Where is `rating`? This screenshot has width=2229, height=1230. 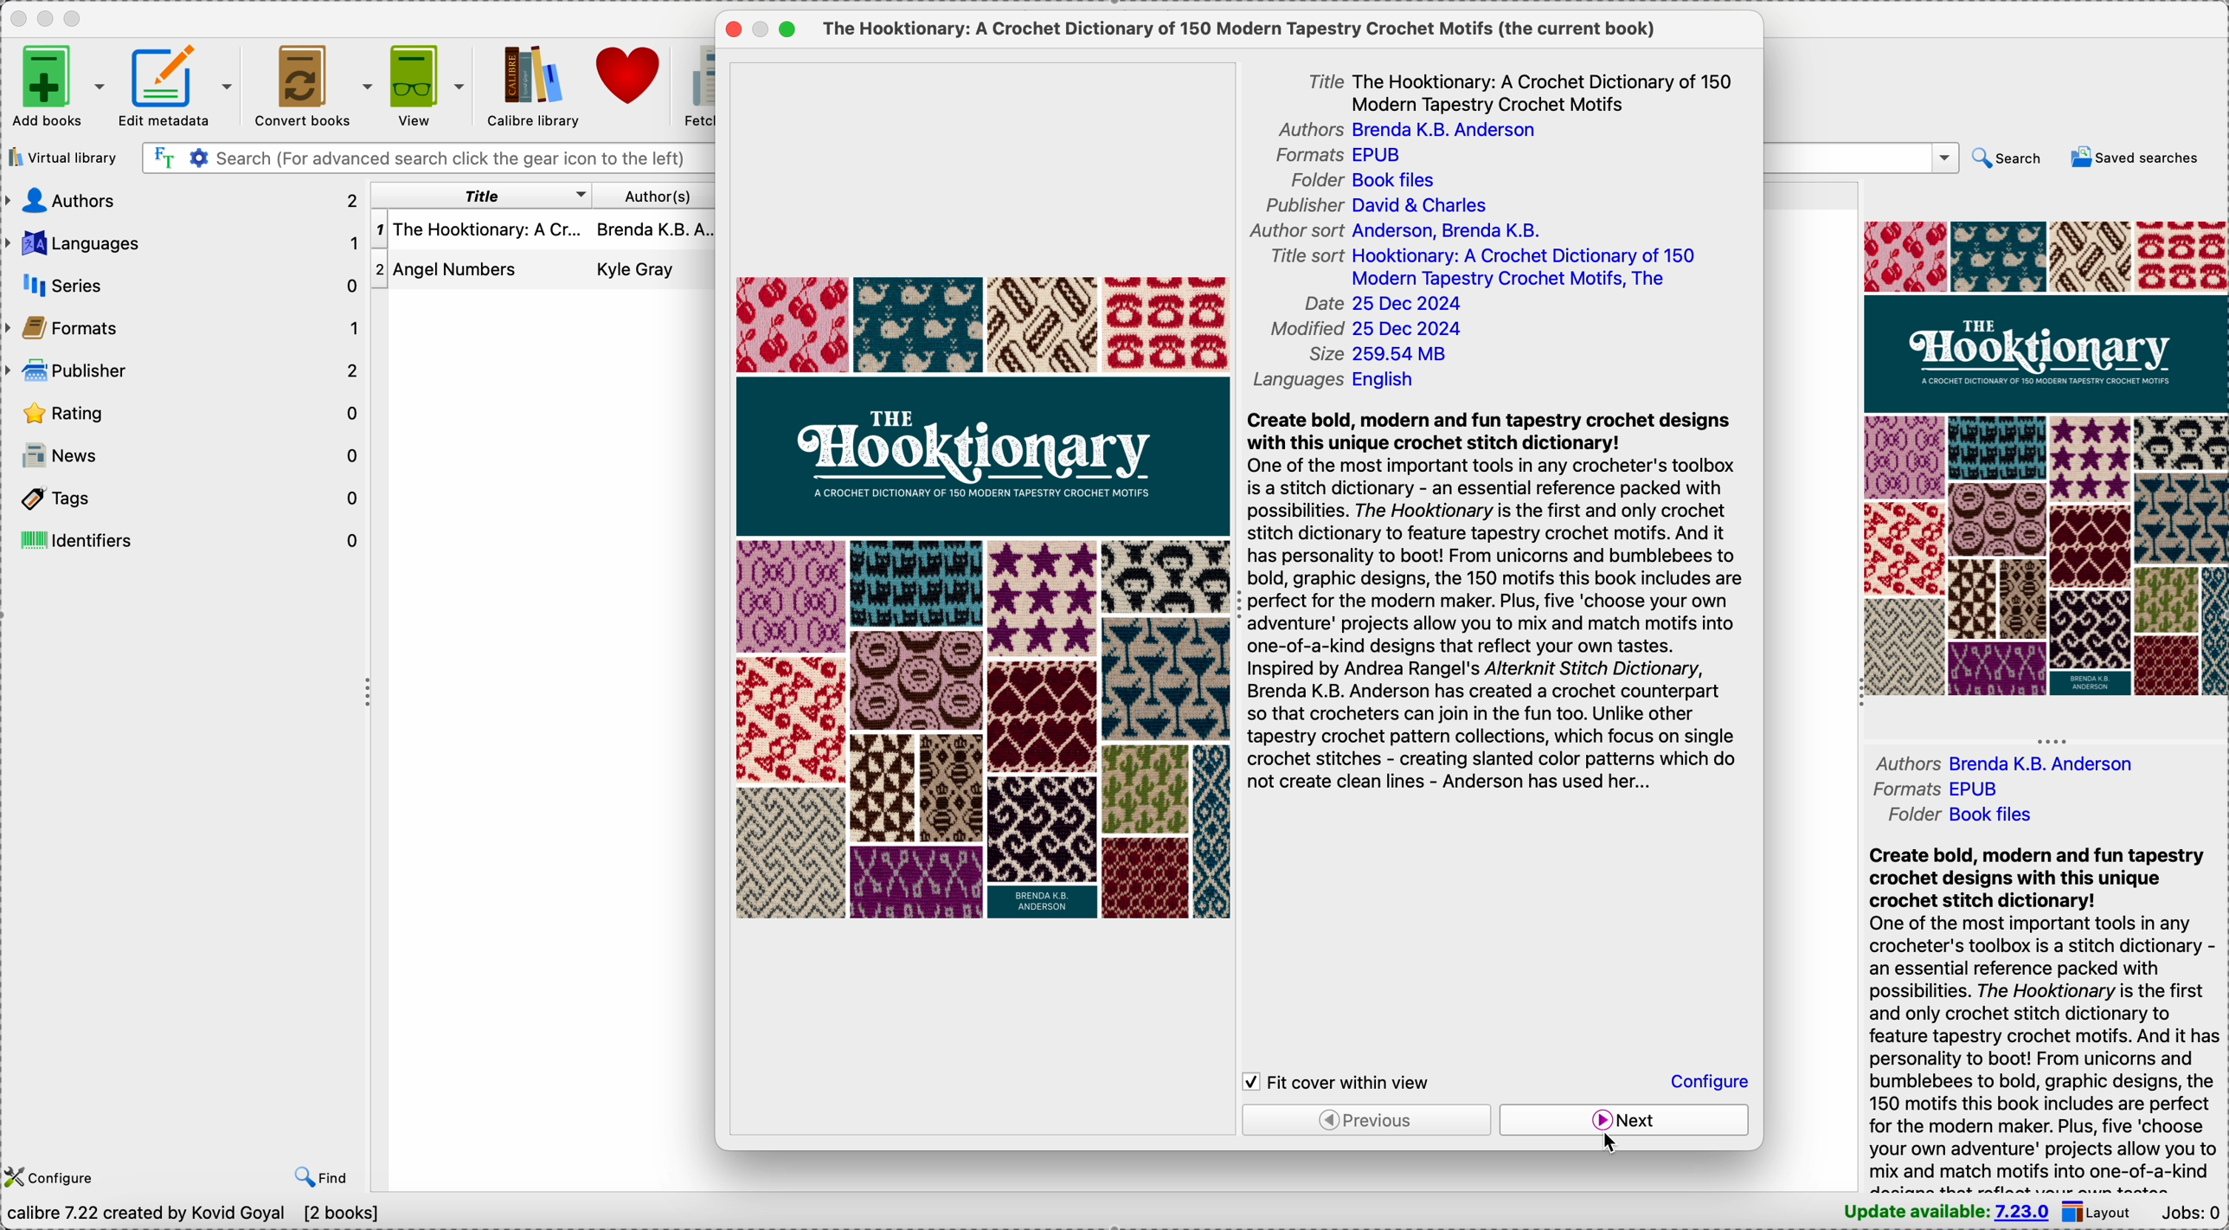
rating is located at coordinates (184, 410).